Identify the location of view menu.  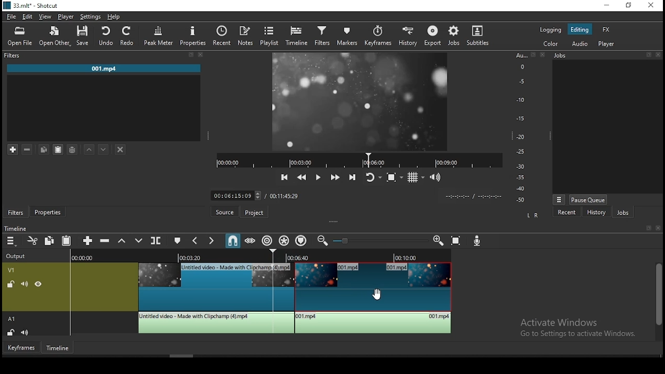
(559, 198).